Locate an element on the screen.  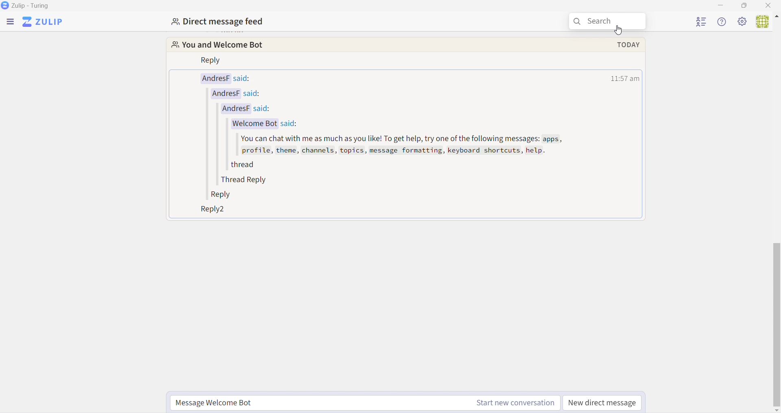
Zulip is located at coordinates (43, 23).